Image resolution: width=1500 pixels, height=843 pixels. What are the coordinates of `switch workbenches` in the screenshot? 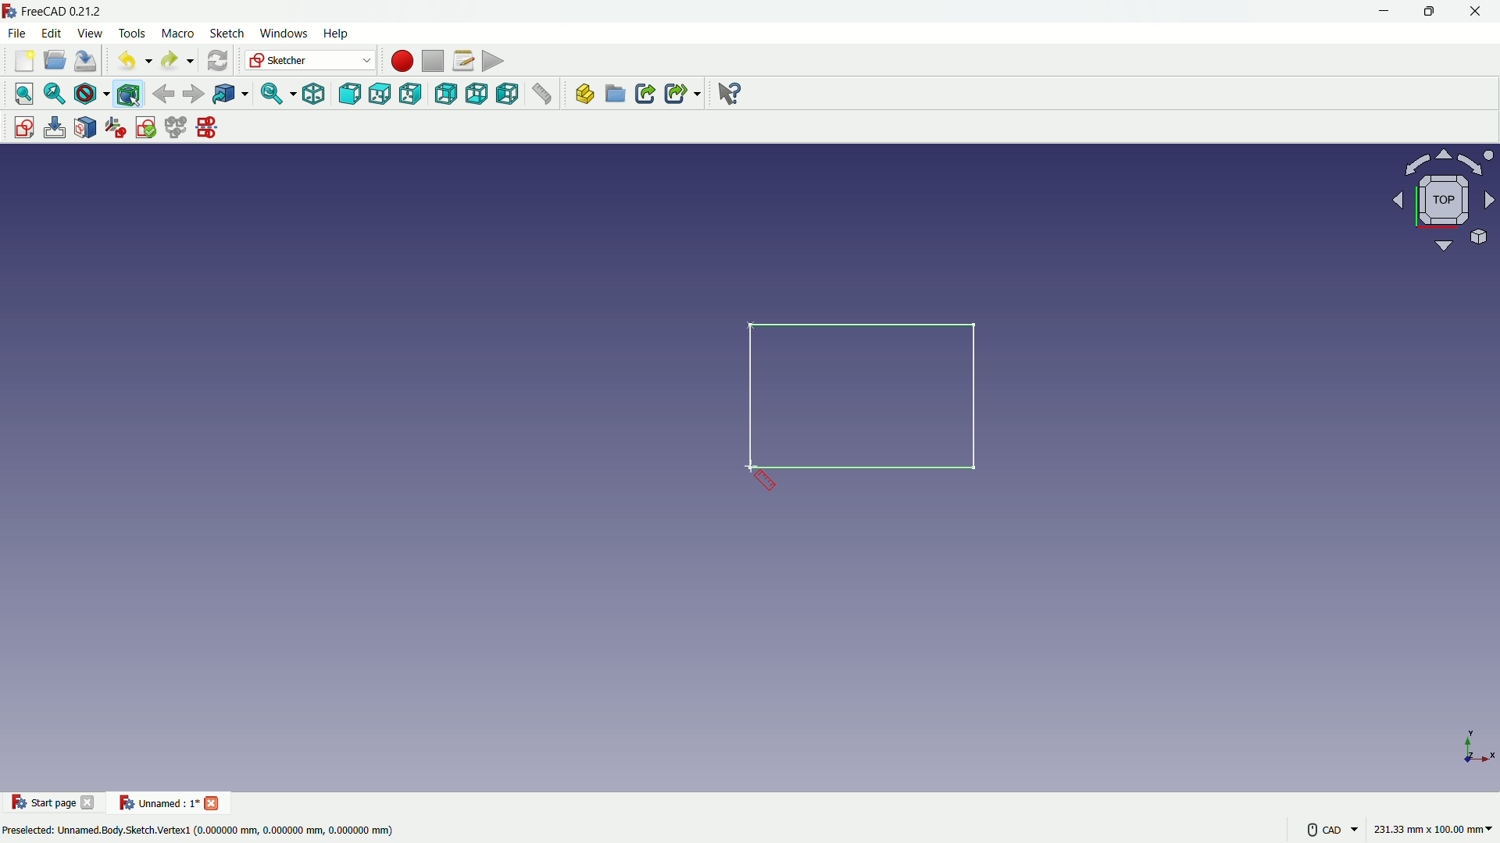 It's located at (310, 61).